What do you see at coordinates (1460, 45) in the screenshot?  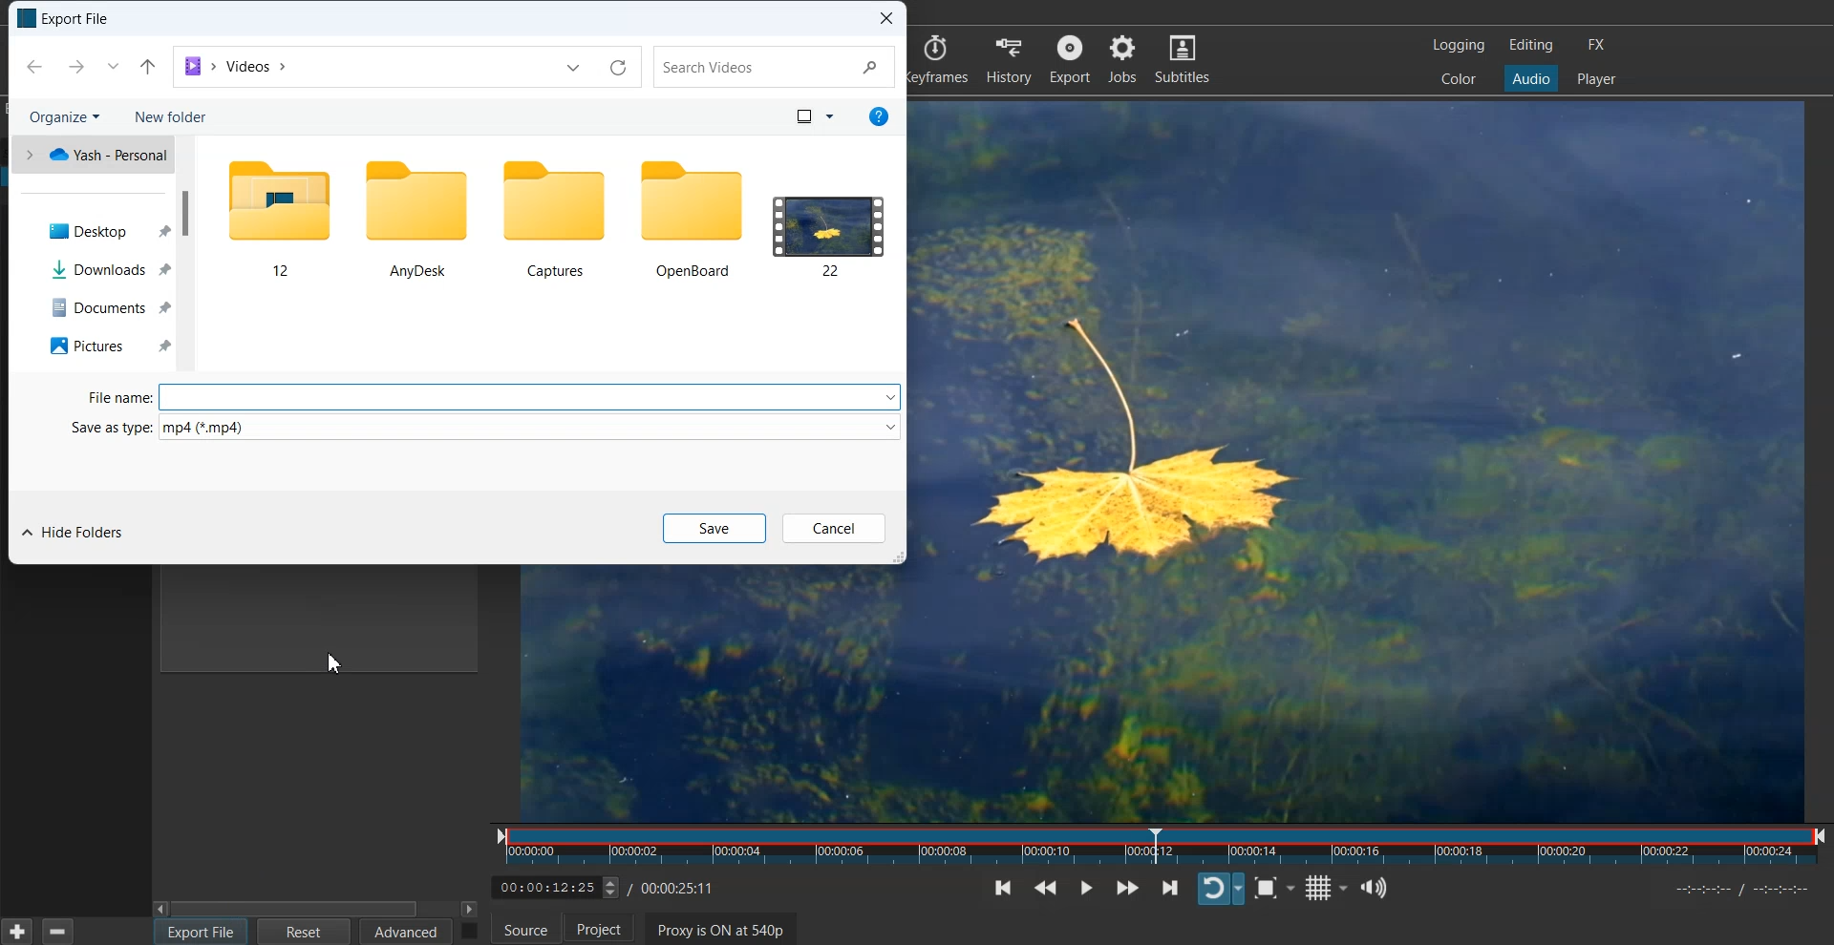 I see `Logging` at bounding box center [1460, 45].